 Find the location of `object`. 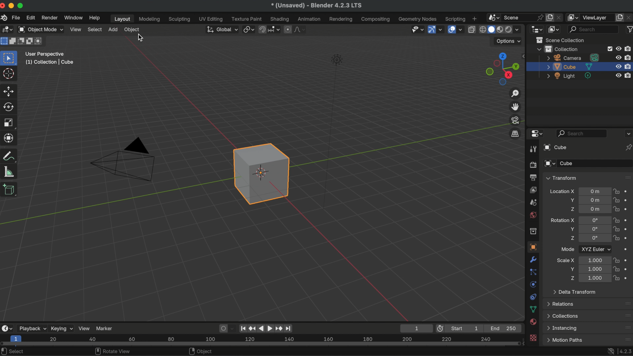

object is located at coordinates (532, 247).